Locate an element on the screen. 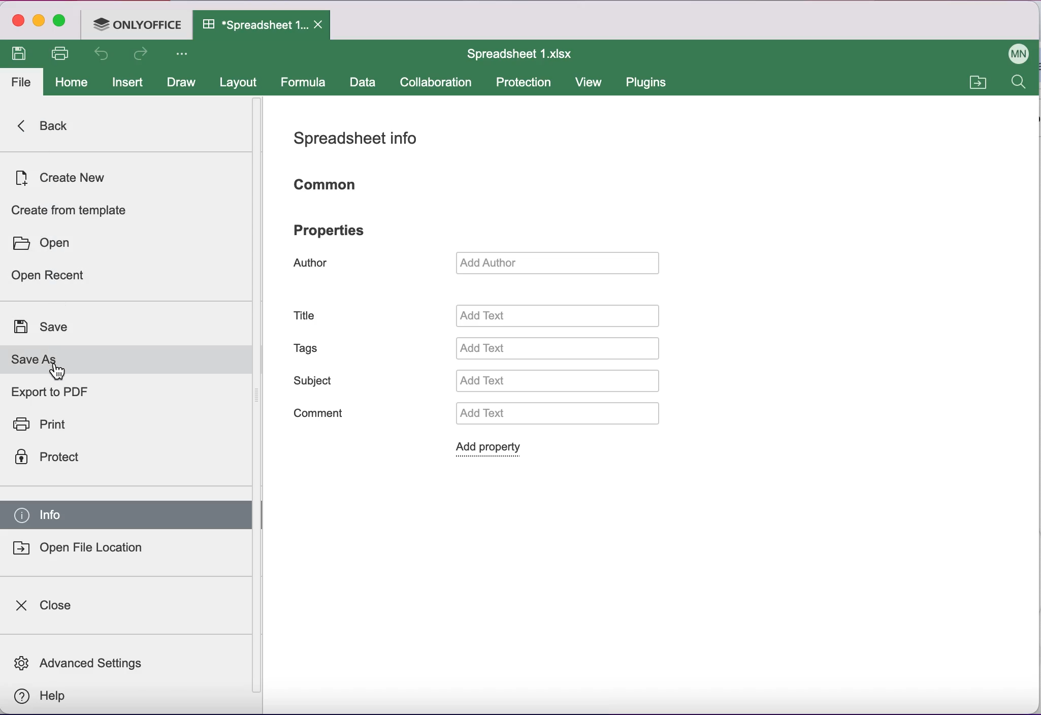 This screenshot has width=1041, height=715. open file location is located at coordinates (977, 80).